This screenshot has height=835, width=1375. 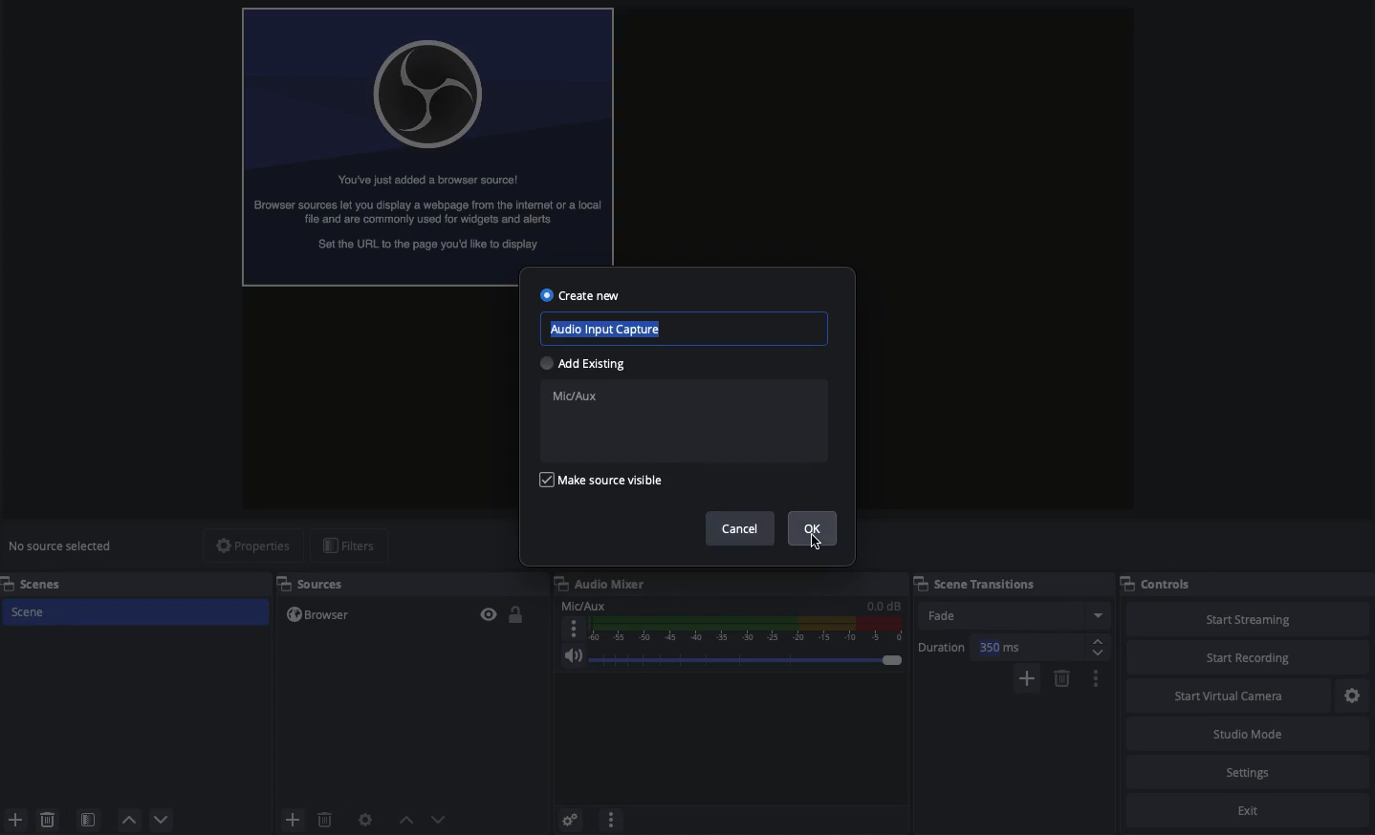 I want to click on Settings, so click(x=1353, y=696).